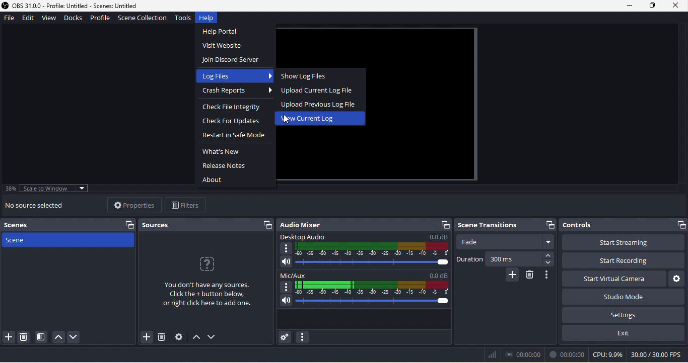 The width and height of the screenshot is (688, 363). Describe the element at coordinates (78, 6) in the screenshot. I see `title` at that location.